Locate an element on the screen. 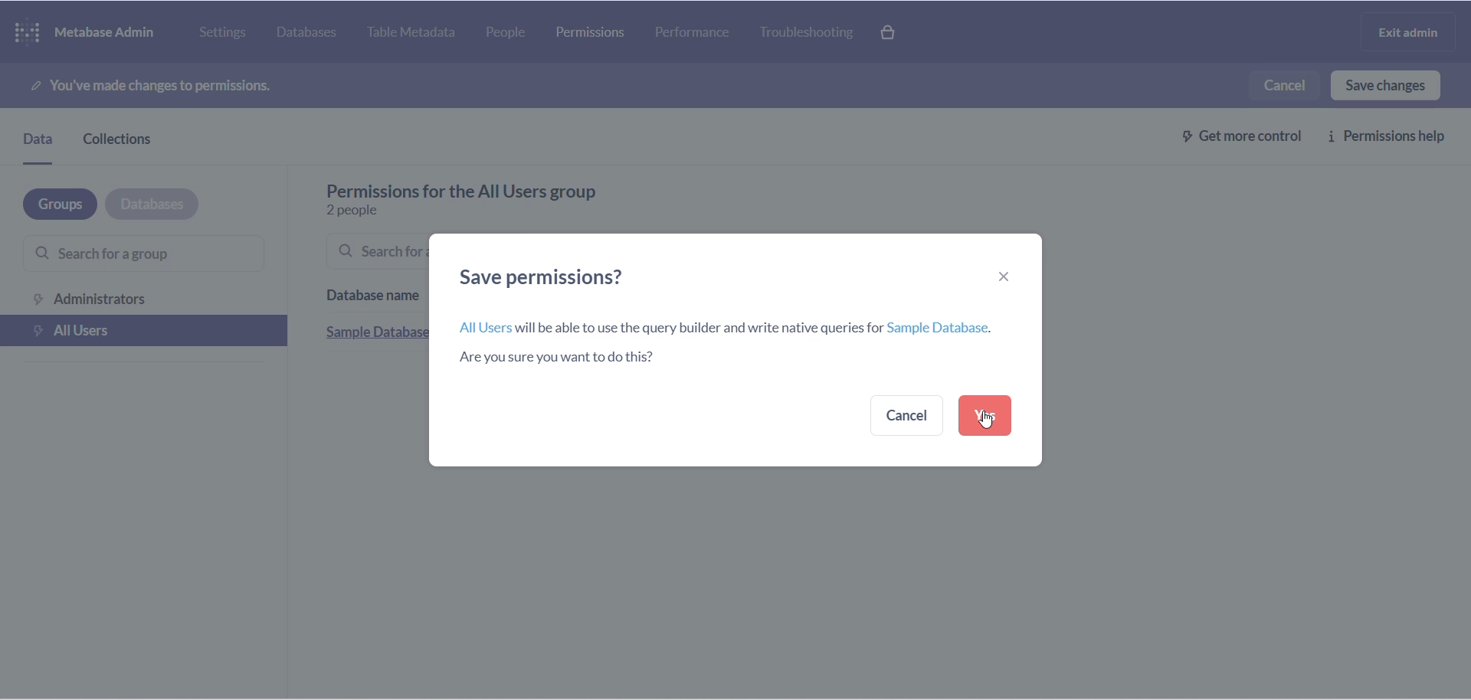 The width and height of the screenshot is (1471, 700). text is located at coordinates (738, 345).